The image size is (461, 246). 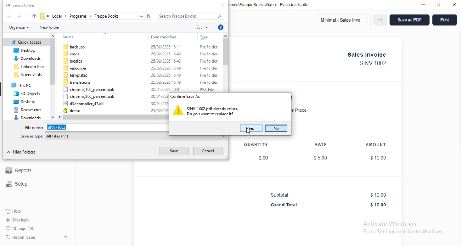 What do you see at coordinates (91, 16) in the screenshot?
I see `drop down` at bounding box center [91, 16].